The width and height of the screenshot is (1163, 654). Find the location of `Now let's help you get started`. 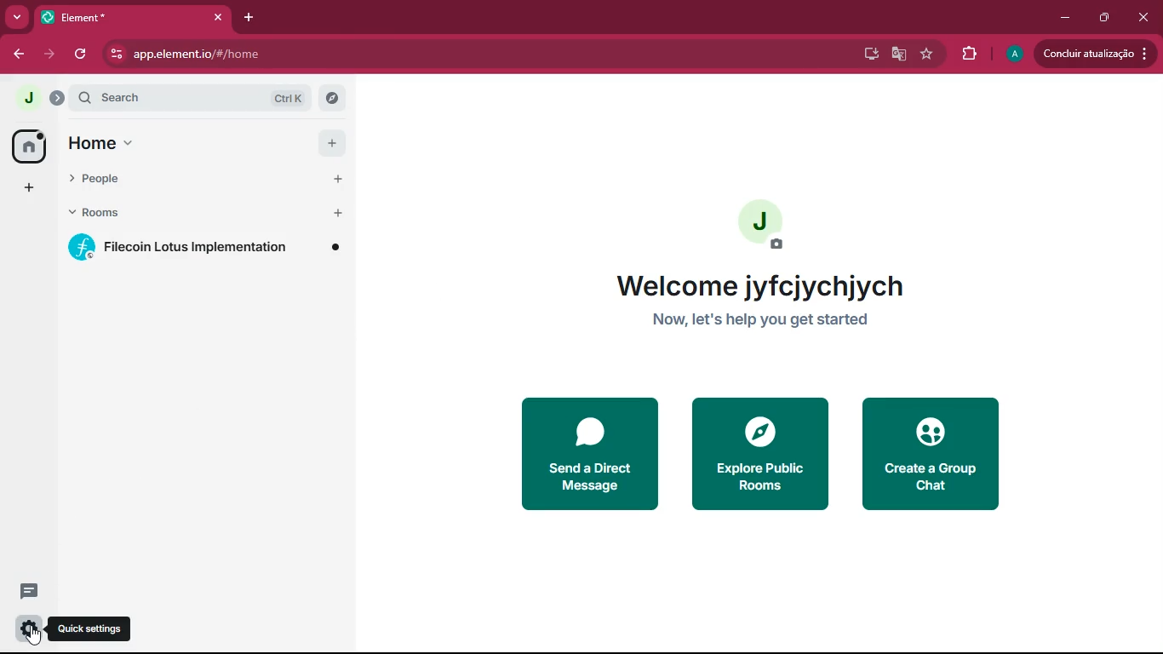

Now let's help you get started is located at coordinates (763, 318).